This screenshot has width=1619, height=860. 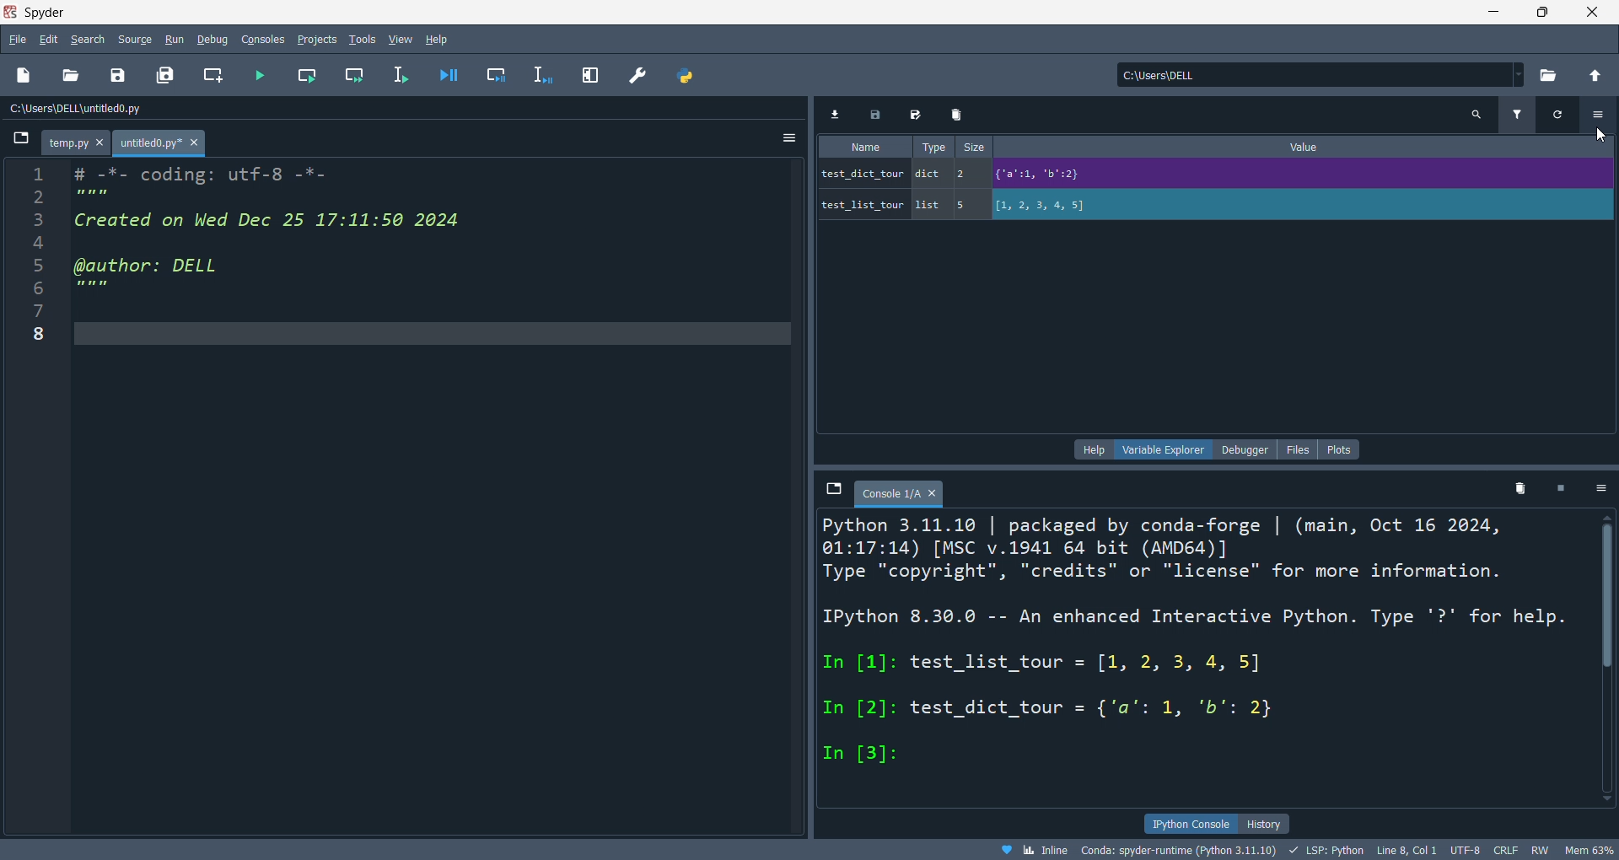 I want to click on ipython console, so click(x=1188, y=821).